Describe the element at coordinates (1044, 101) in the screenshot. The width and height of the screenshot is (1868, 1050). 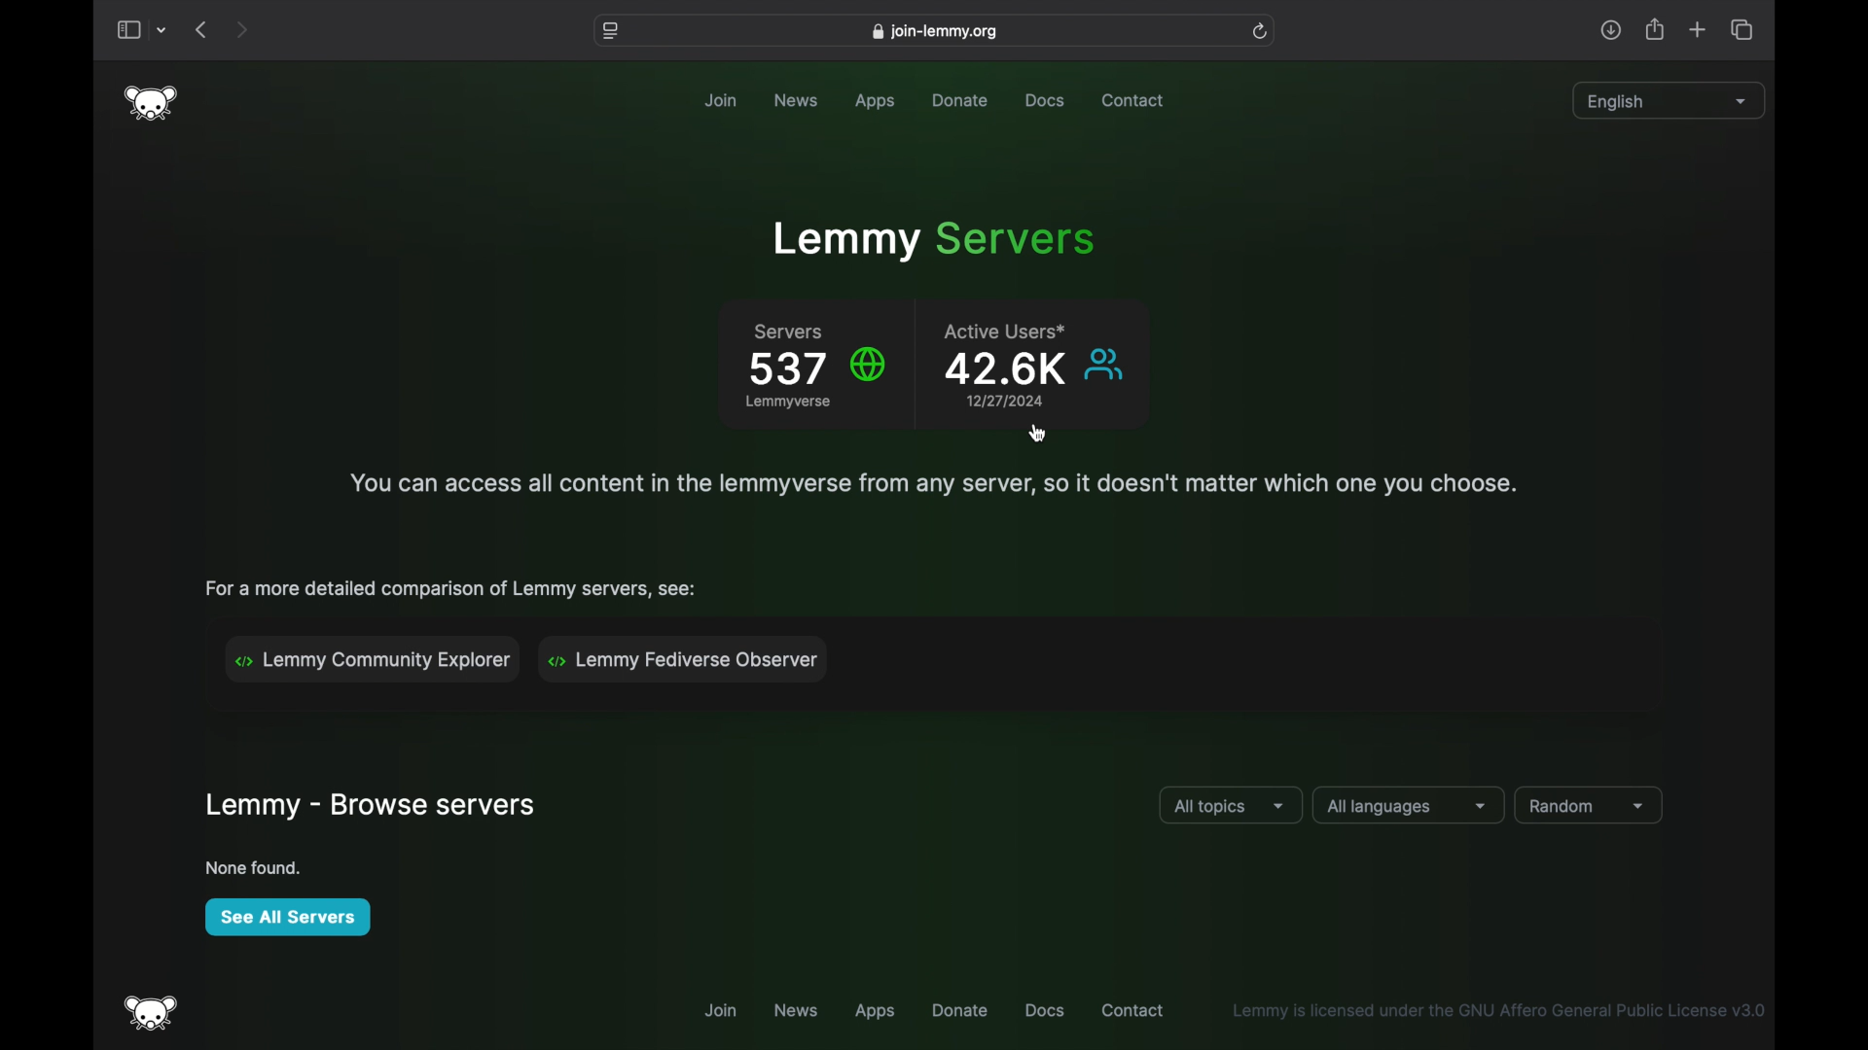
I see `docs` at that location.